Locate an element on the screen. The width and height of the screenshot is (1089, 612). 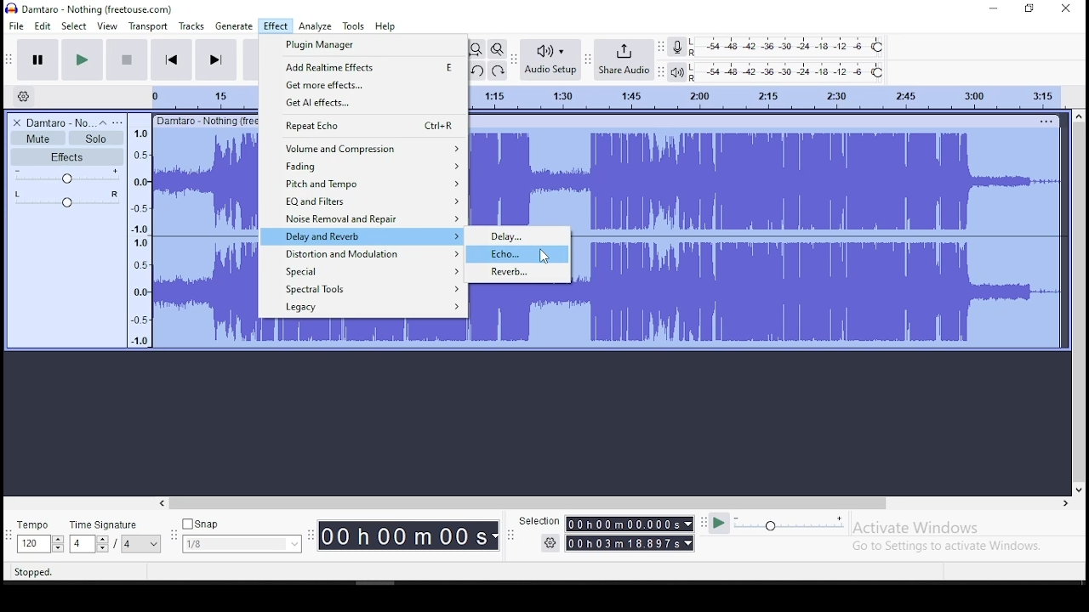
time signature is located at coordinates (113, 523).